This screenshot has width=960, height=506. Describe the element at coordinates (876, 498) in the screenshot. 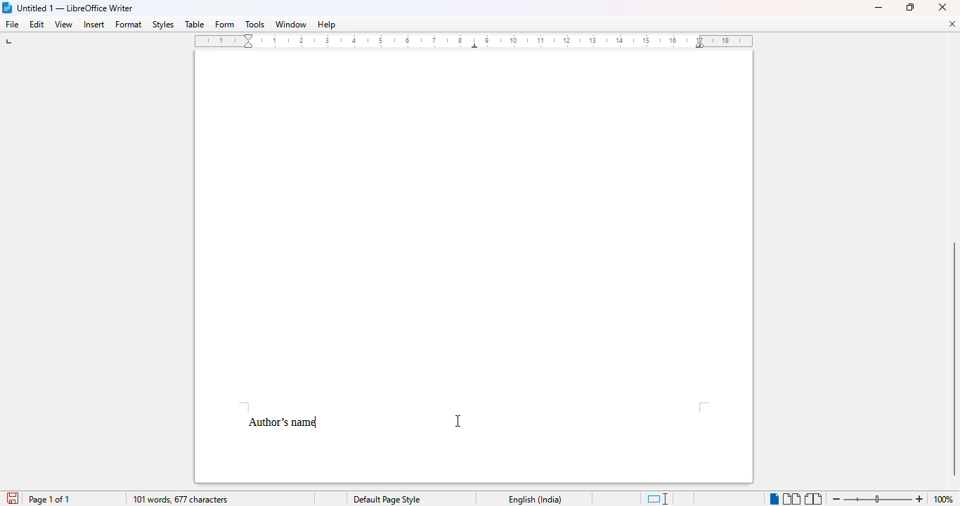

I see `change zoom level` at that location.